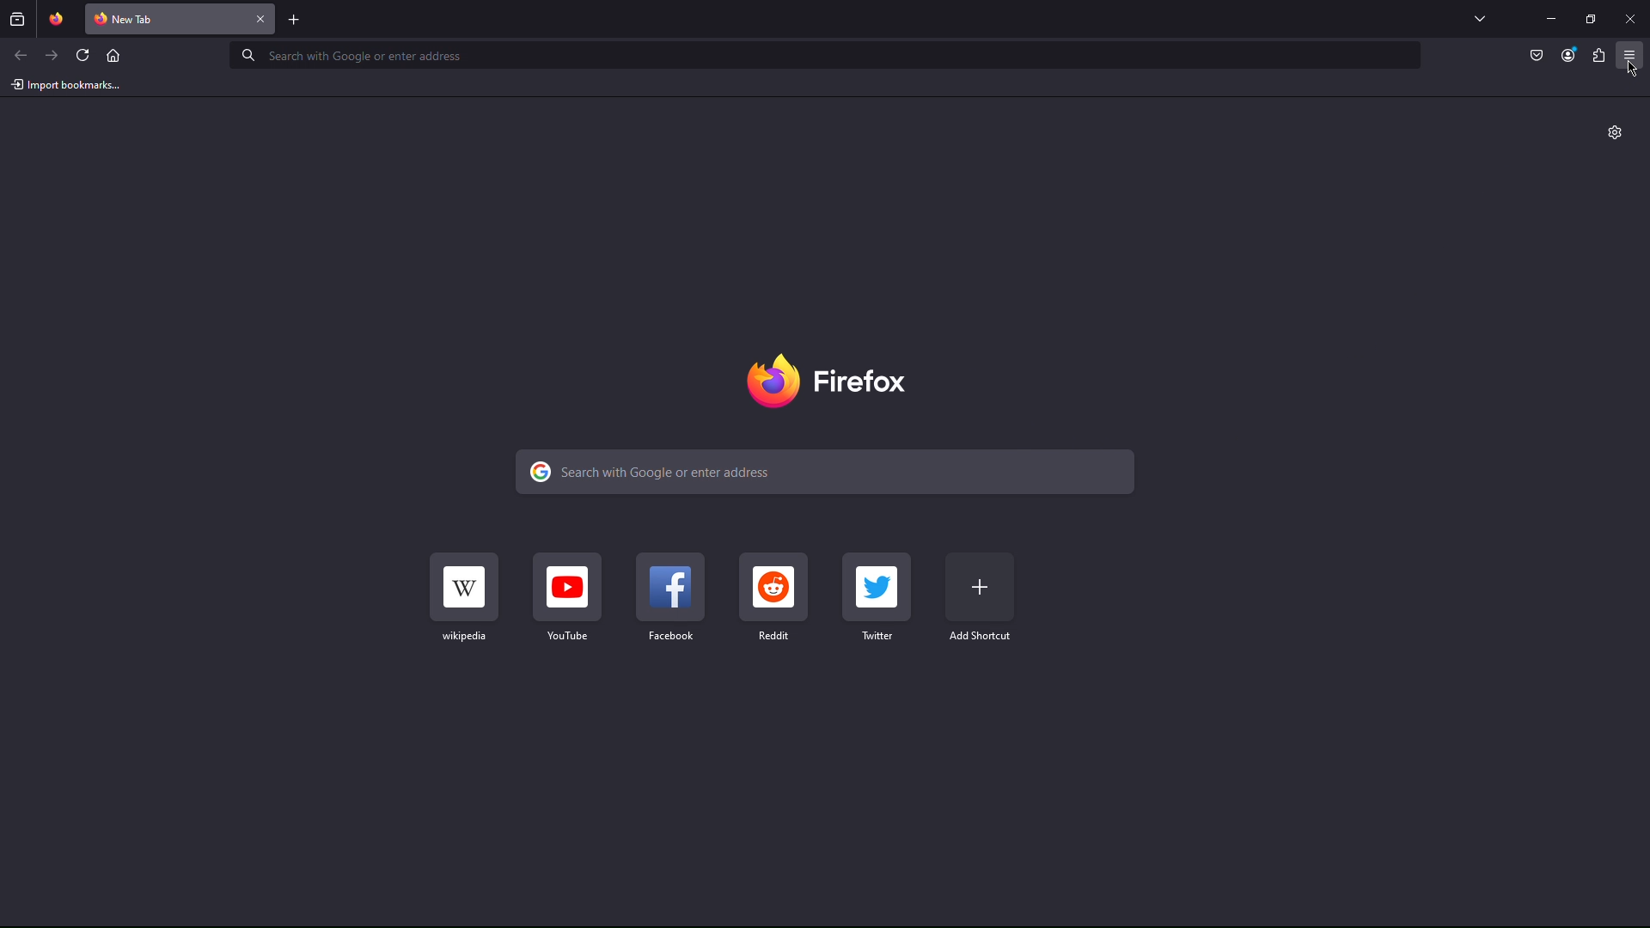  What do you see at coordinates (261, 19) in the screenshot?
I see `Close` at bounding box center [261, 19].